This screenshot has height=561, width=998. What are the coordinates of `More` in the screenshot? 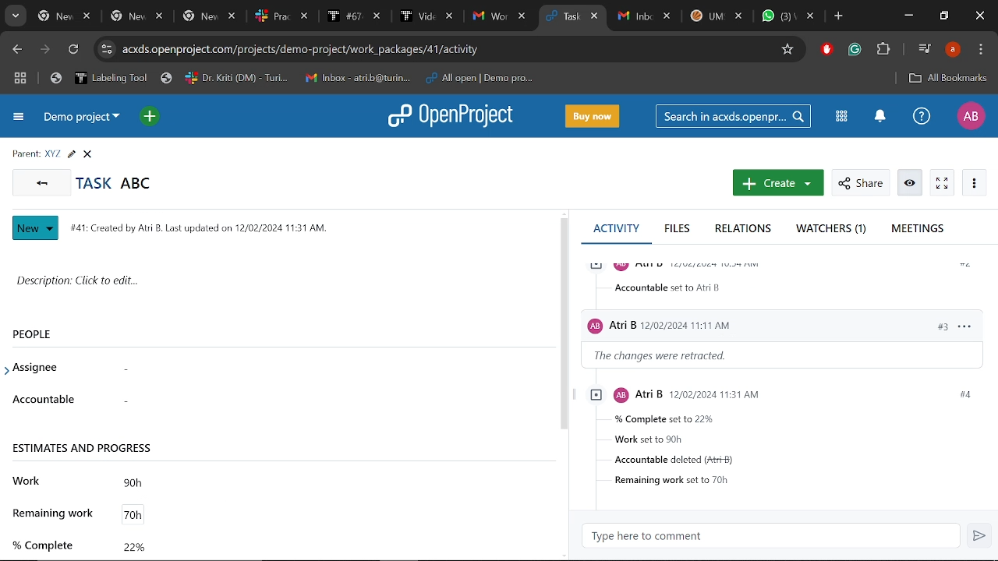 It's located at (975, 183).